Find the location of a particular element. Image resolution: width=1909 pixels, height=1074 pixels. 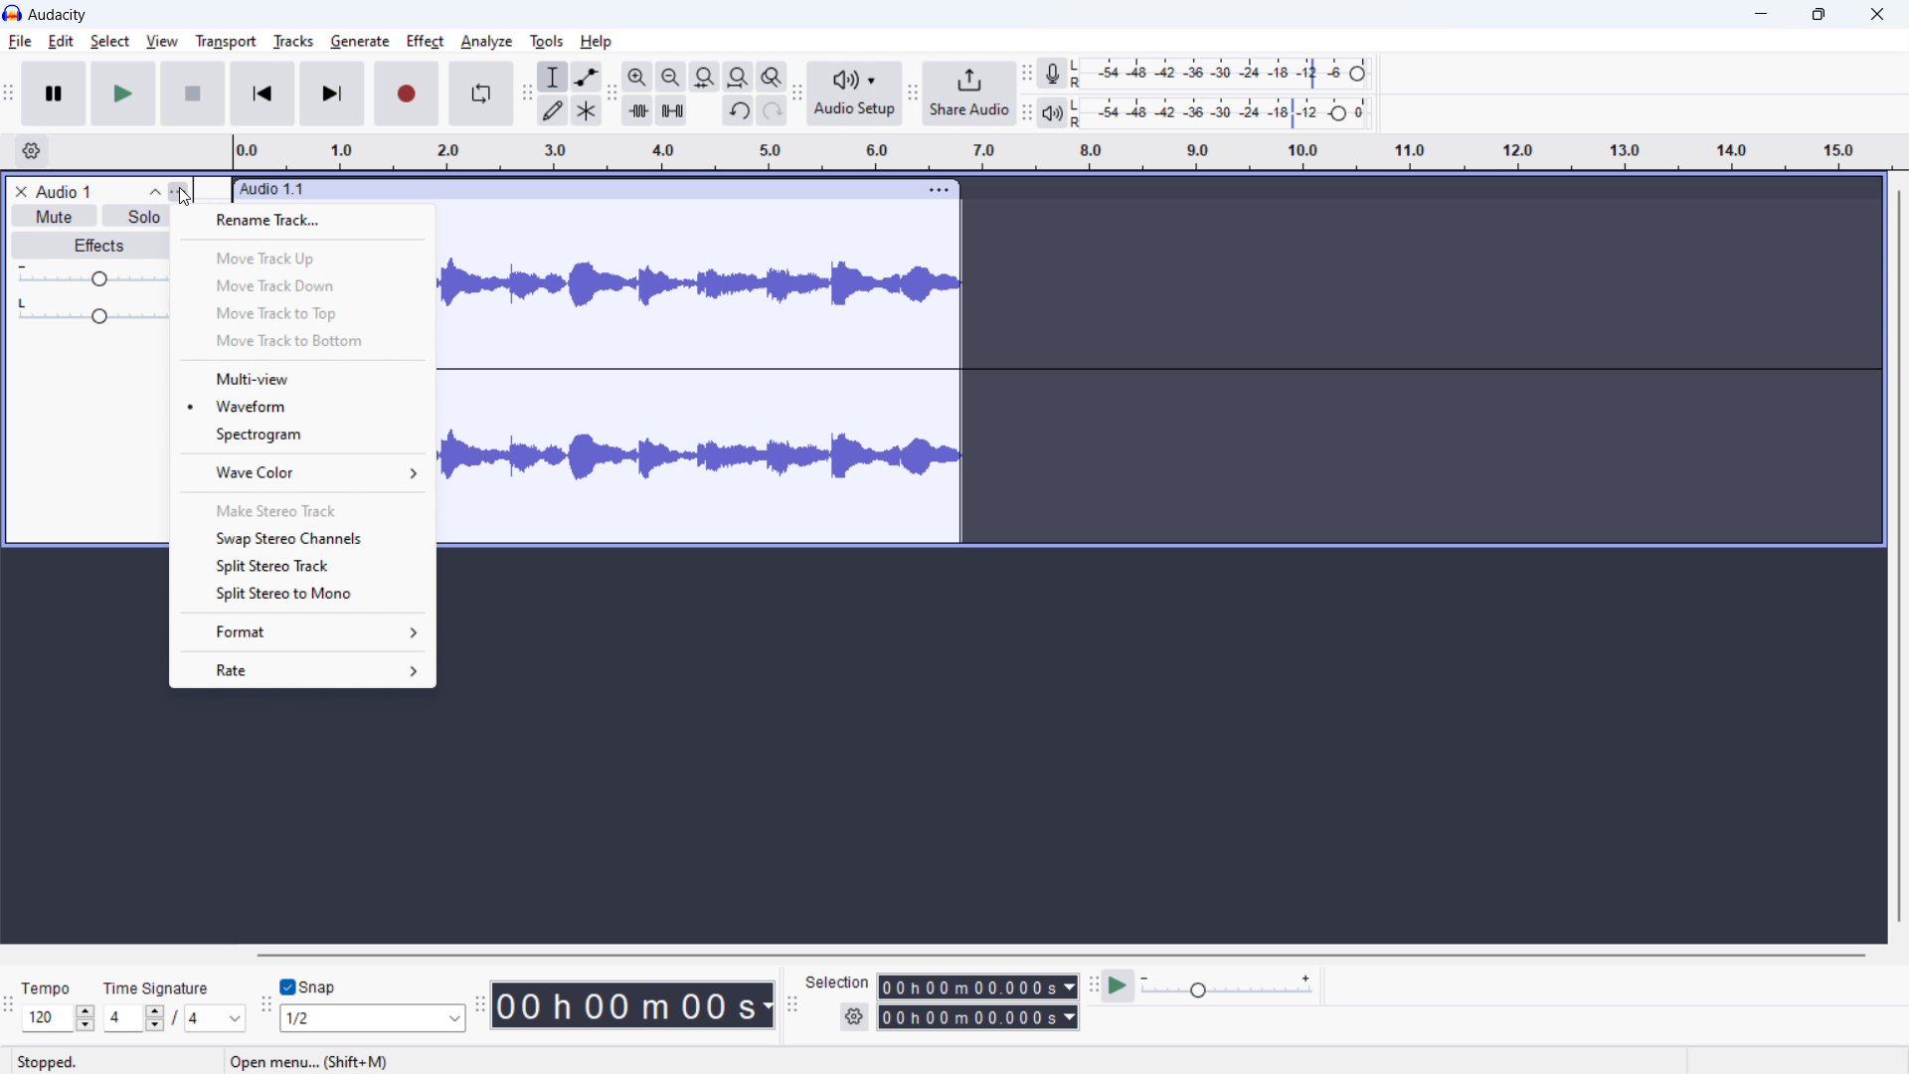

collapse is located at coordinates (154, 191).